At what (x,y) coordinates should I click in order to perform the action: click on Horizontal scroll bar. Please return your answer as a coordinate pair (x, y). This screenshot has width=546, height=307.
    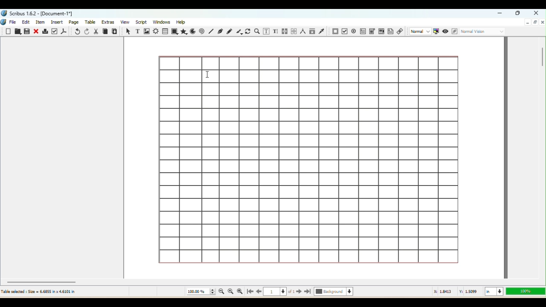
    Looking at the image, I should click on (273, 281).